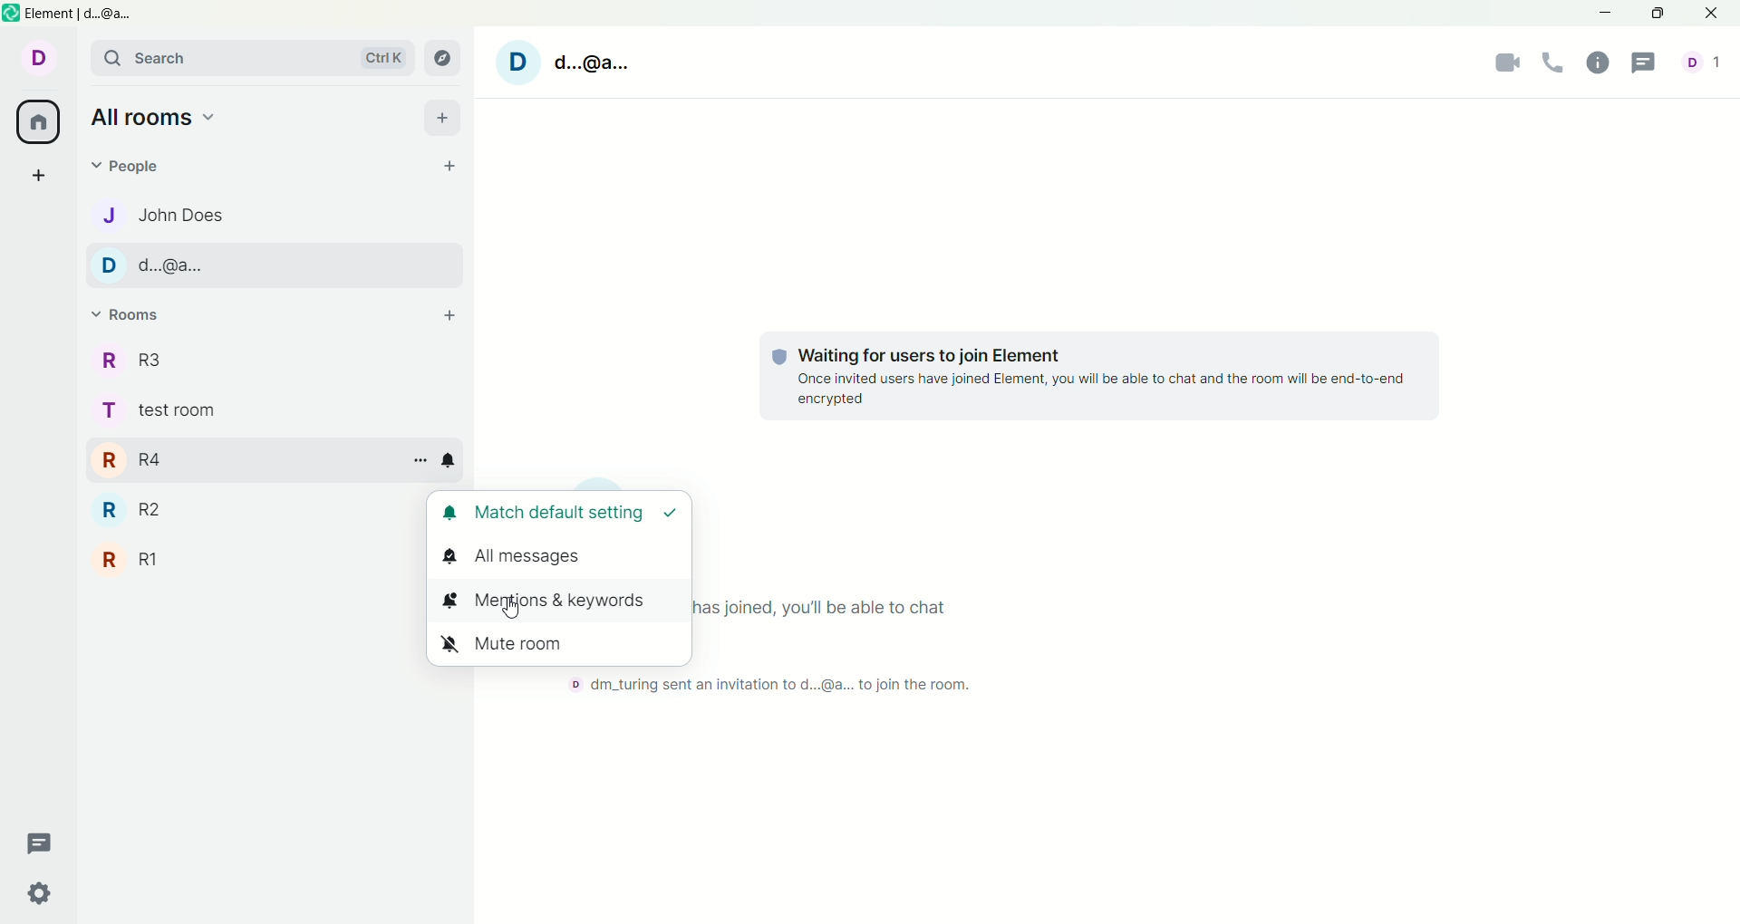 Image resolution: width=1740 pixels, height=924 pixels. What do you see at coordinates (255, 558) in the screenshot?
I see `R1 room` at bounding box center [255, 558].